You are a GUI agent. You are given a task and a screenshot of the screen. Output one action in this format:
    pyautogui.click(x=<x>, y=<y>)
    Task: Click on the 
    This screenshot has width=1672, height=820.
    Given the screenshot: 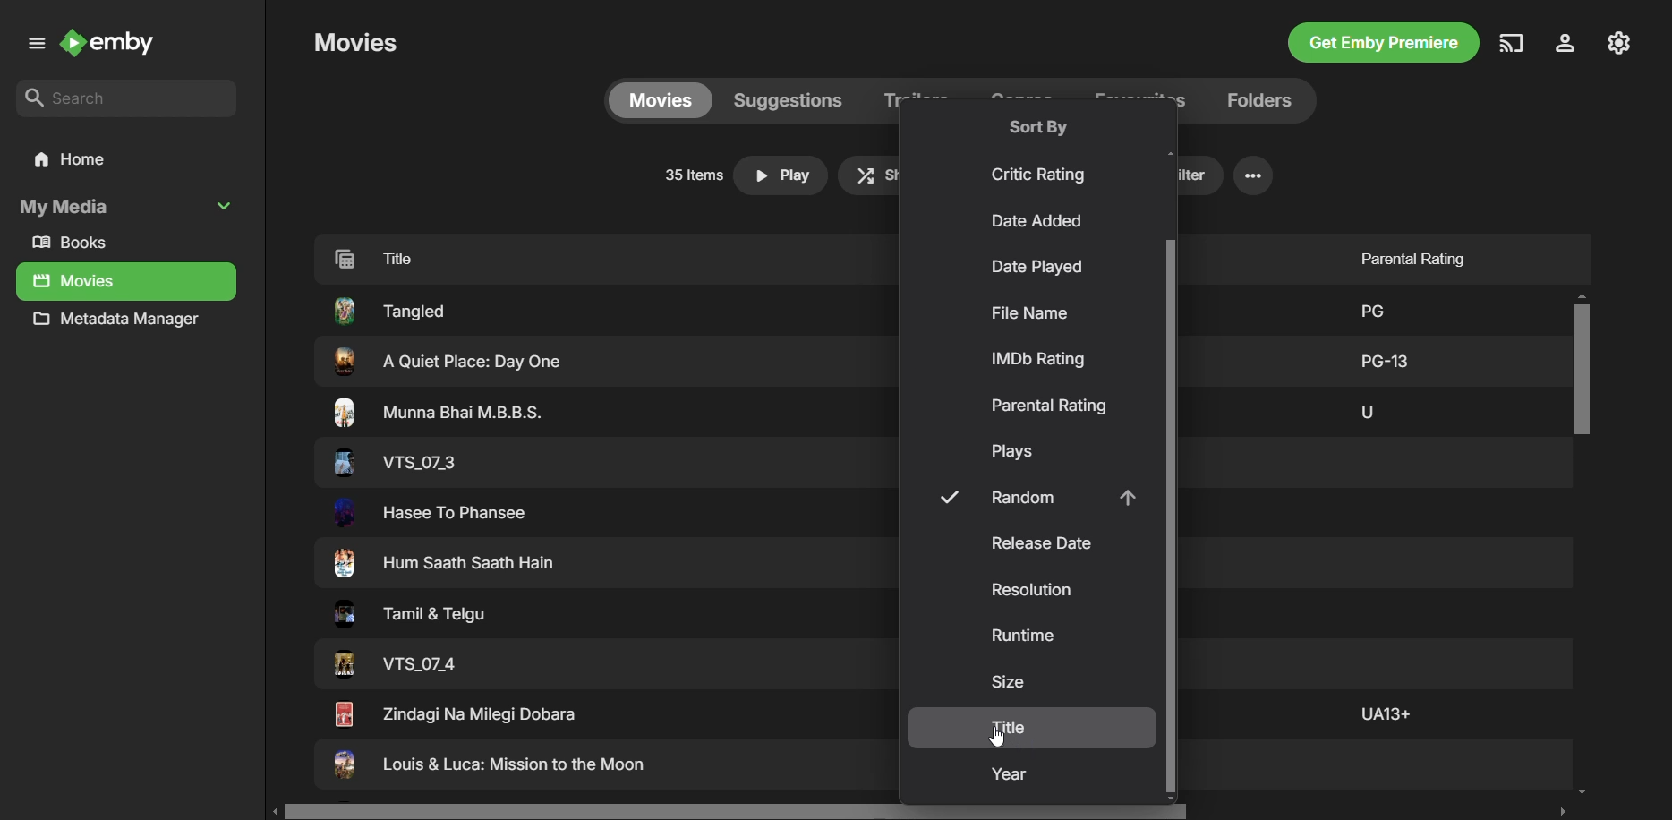 What is the action you would take?
    pyautogui.click(x=68, y=206)
    